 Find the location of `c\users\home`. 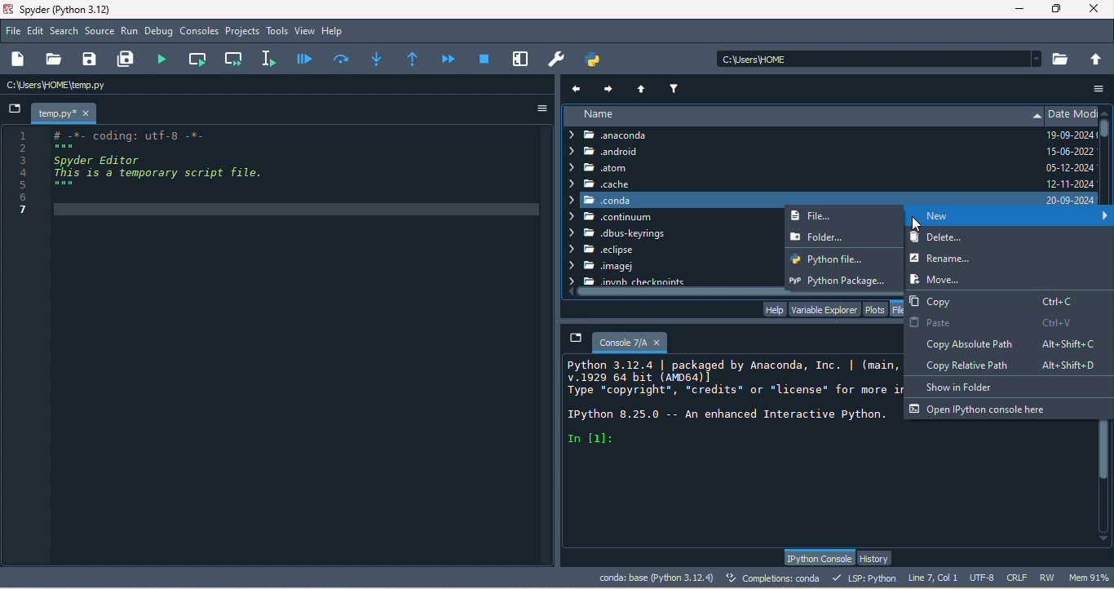

c\users\home is located at coordinates (879, 58).